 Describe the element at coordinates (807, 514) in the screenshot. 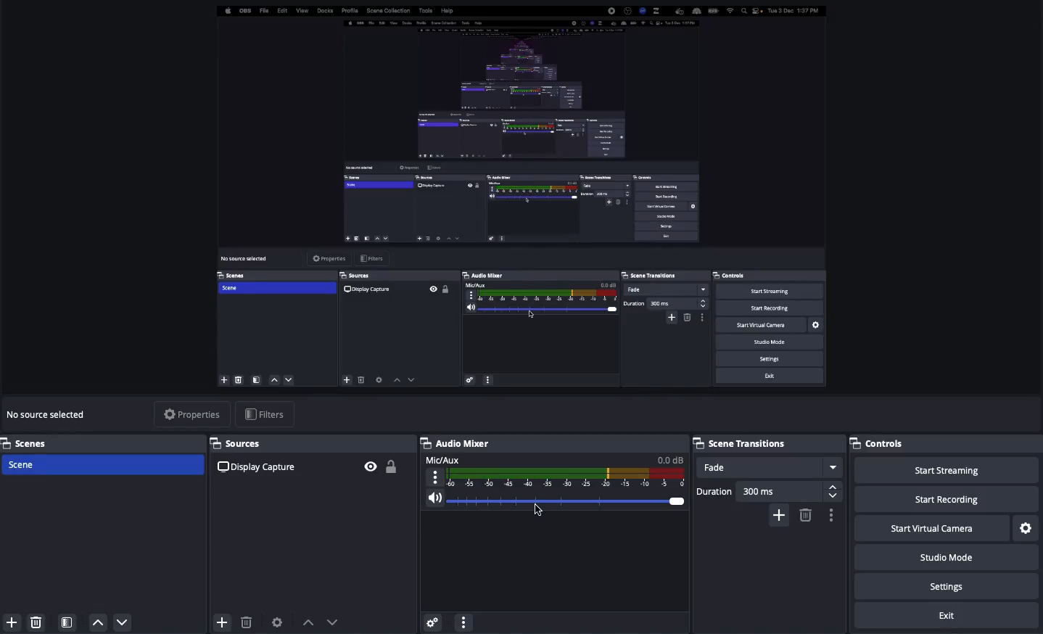

I see `Remove` at that location.